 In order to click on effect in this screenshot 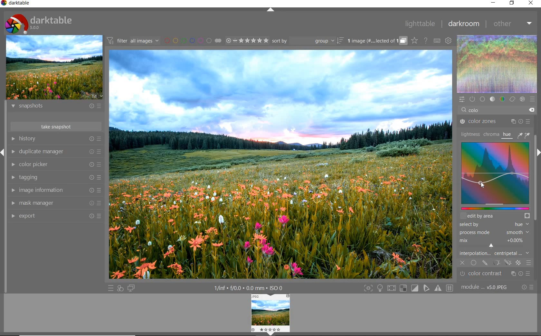, I will do `click(522, 99)`.